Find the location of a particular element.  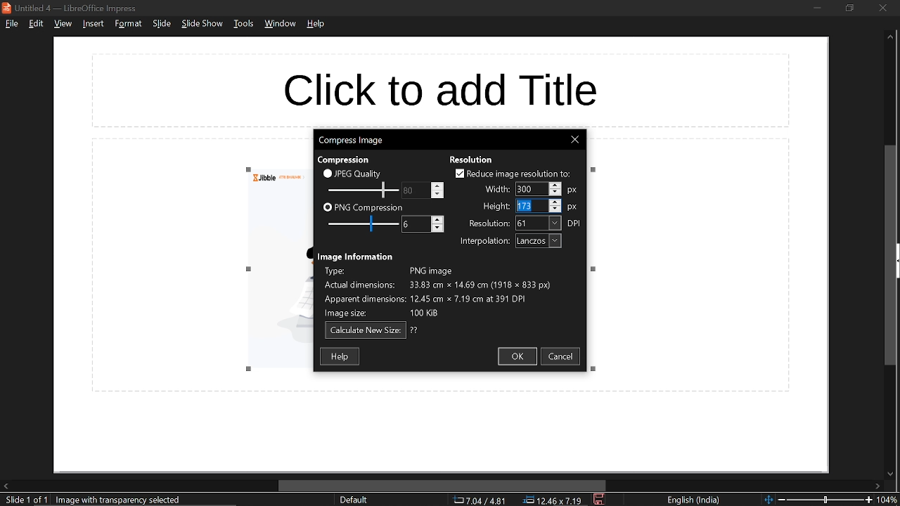

window is located at coordinates (279, 25).